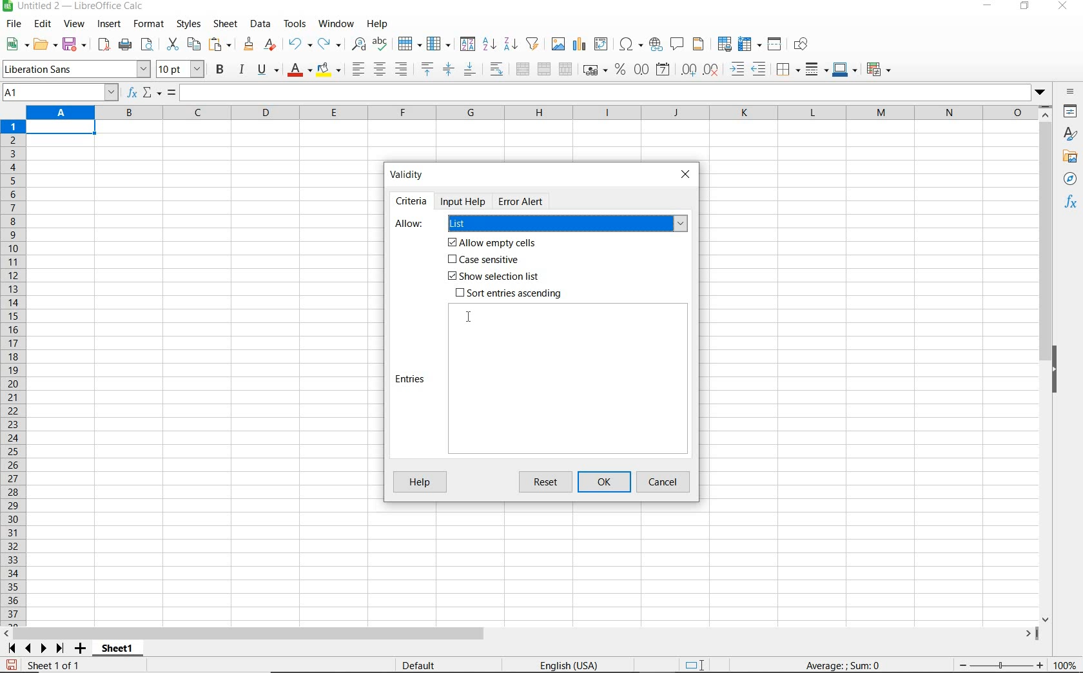 This screenshot has height=673, width=1083. Describe the element at coordinates (607, 482) in the screenshot. I see `ok` at that location.